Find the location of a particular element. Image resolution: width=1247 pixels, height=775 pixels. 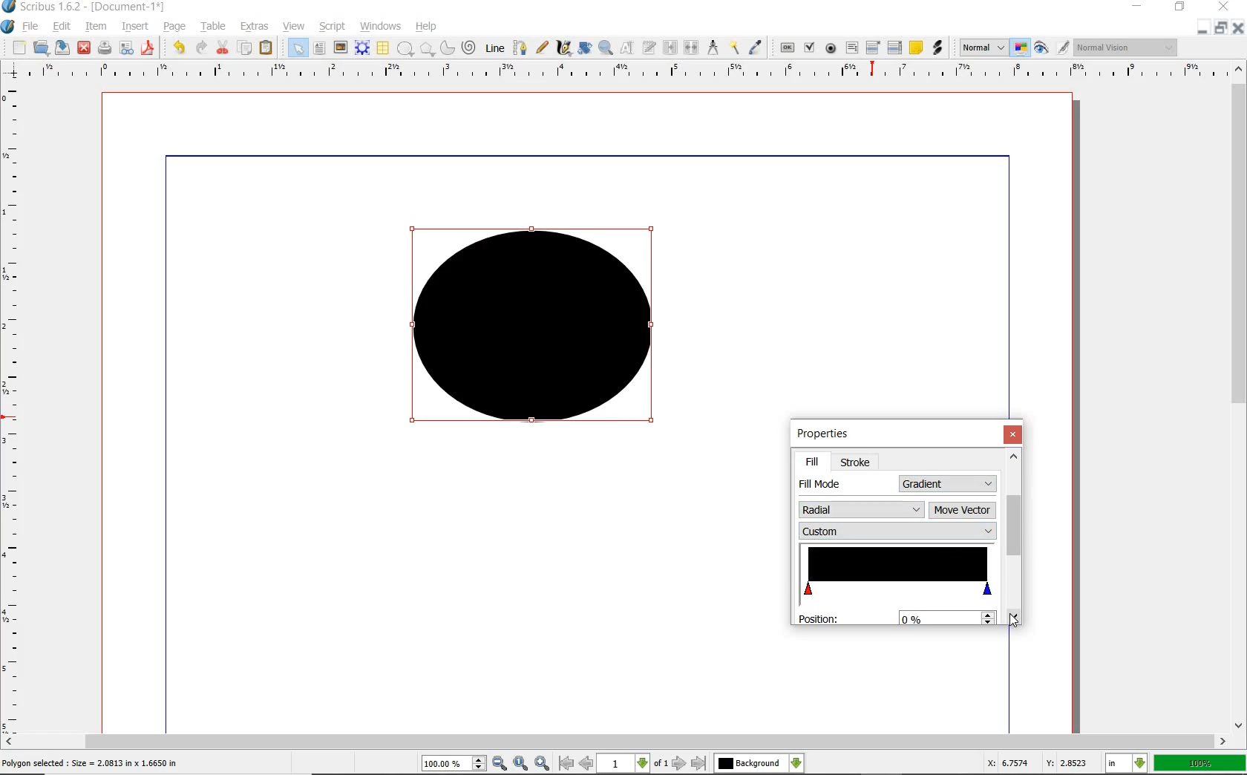

CLOSE is located at coordinates (84, 48).